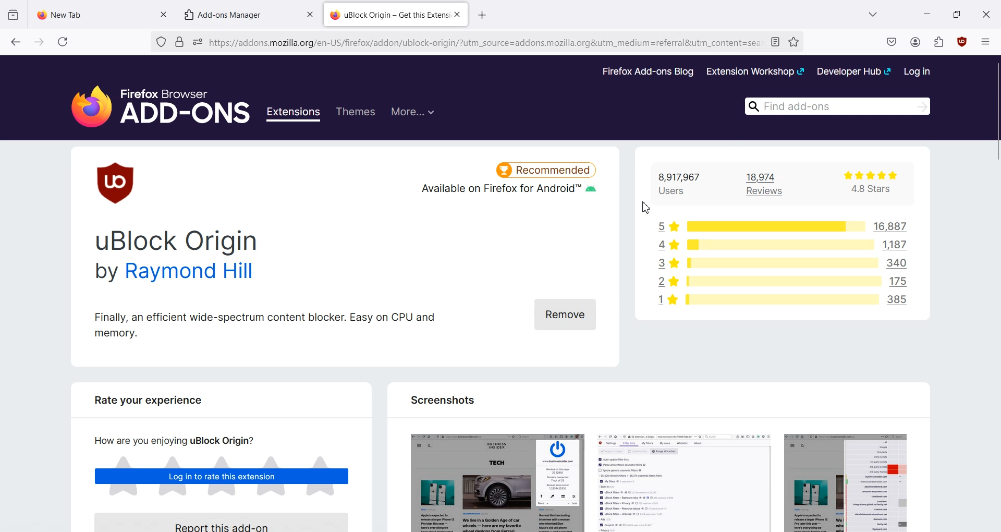 This screenshot has width=1001, height=532. What do you see at coordinates (310, 15) in the screenshot?
I see `Close tab` at bounding box center [310, 15].